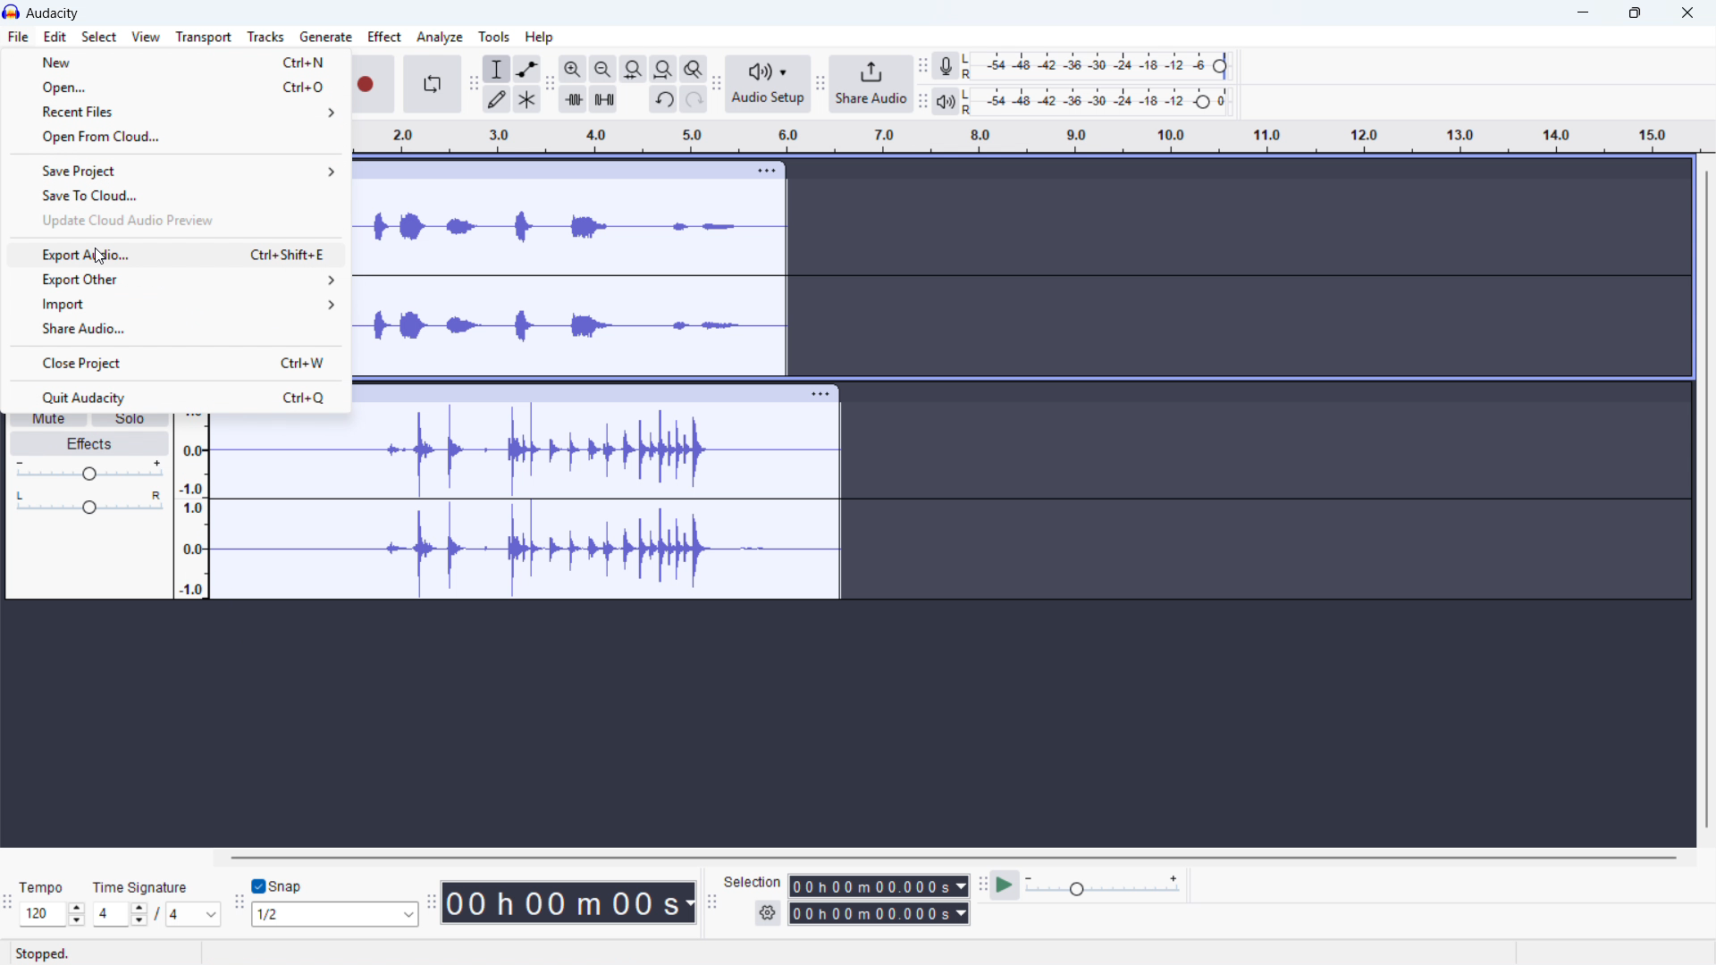 Image resolution: width=1716 pixels, height=965 pixels. I want to click on Multi - tool, so click(528, 100).